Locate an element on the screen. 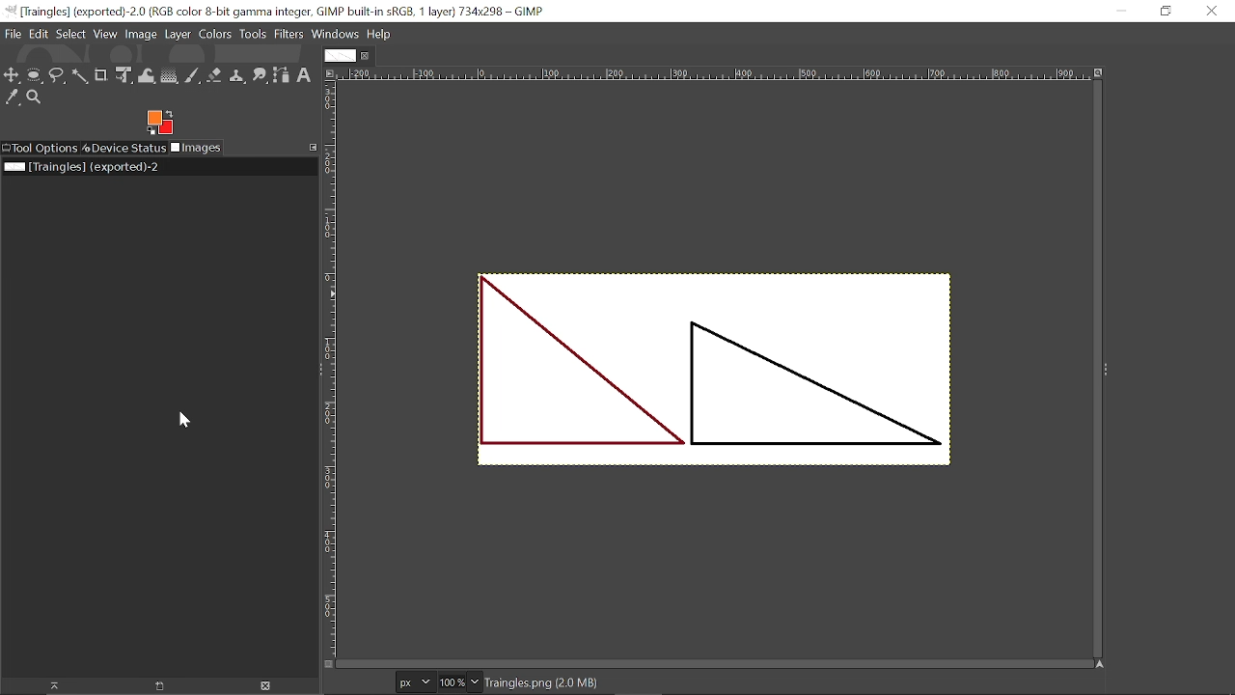 This screenshot has width=1235, height=695. Help is located at coordinates (379, 34).